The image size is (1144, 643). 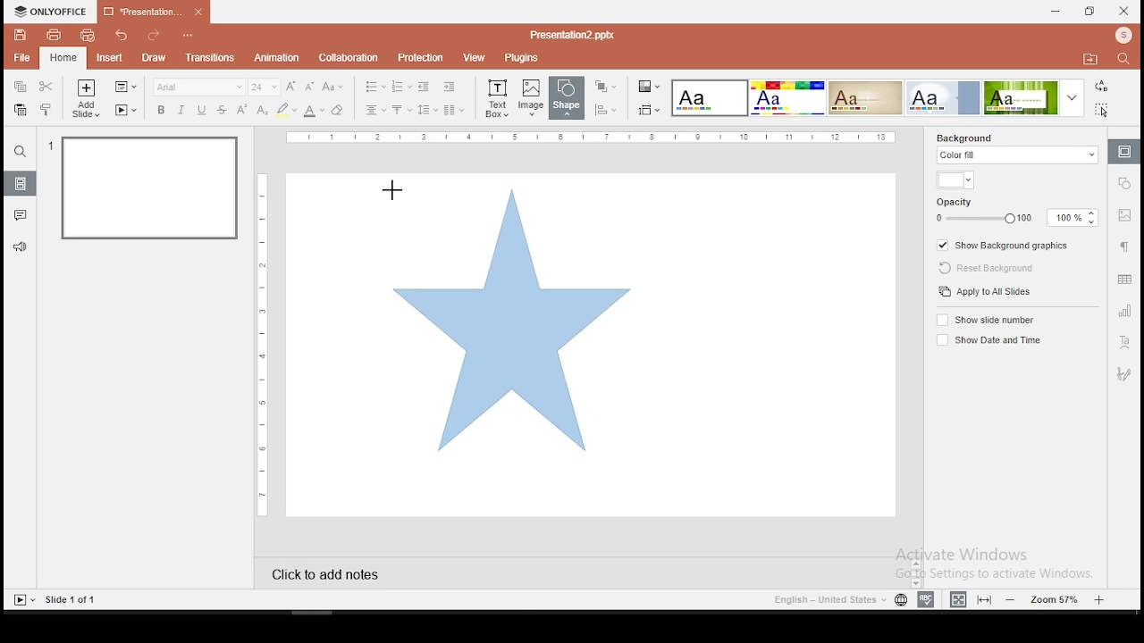 What do you see at coordinates (348, 57) in the screenshot?
I see `collaboration` at bounding box center [348, 57].